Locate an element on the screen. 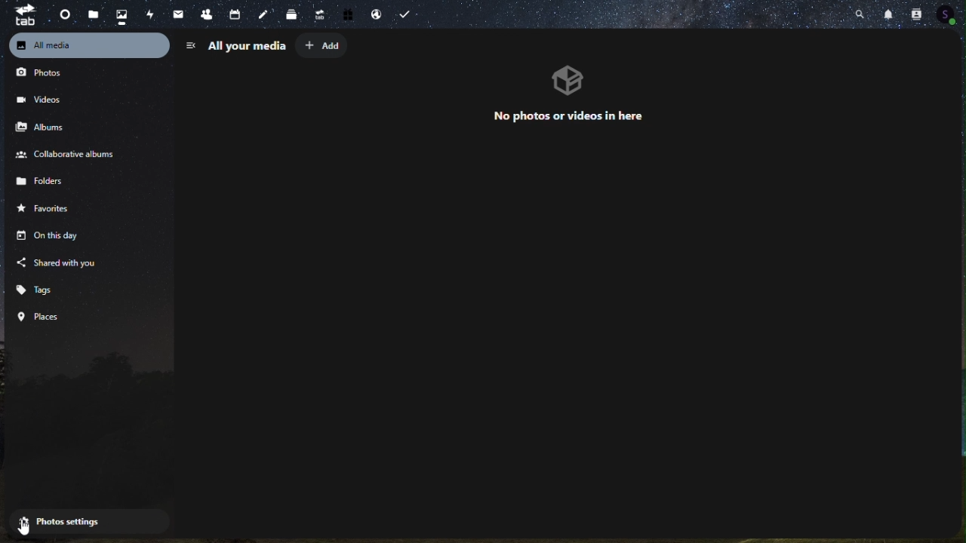 The width and height of the screenshot is (966, 543). Contacts is located at coordinates (914, 14).